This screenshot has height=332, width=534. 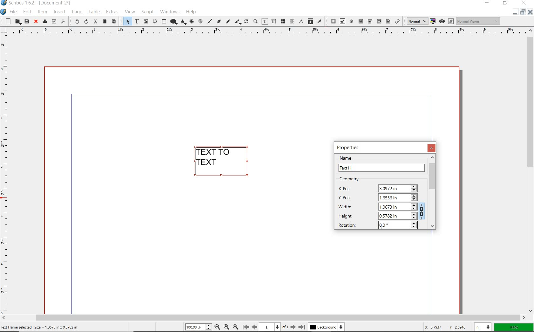 I want to click on undo, so click(x=74, y=22).